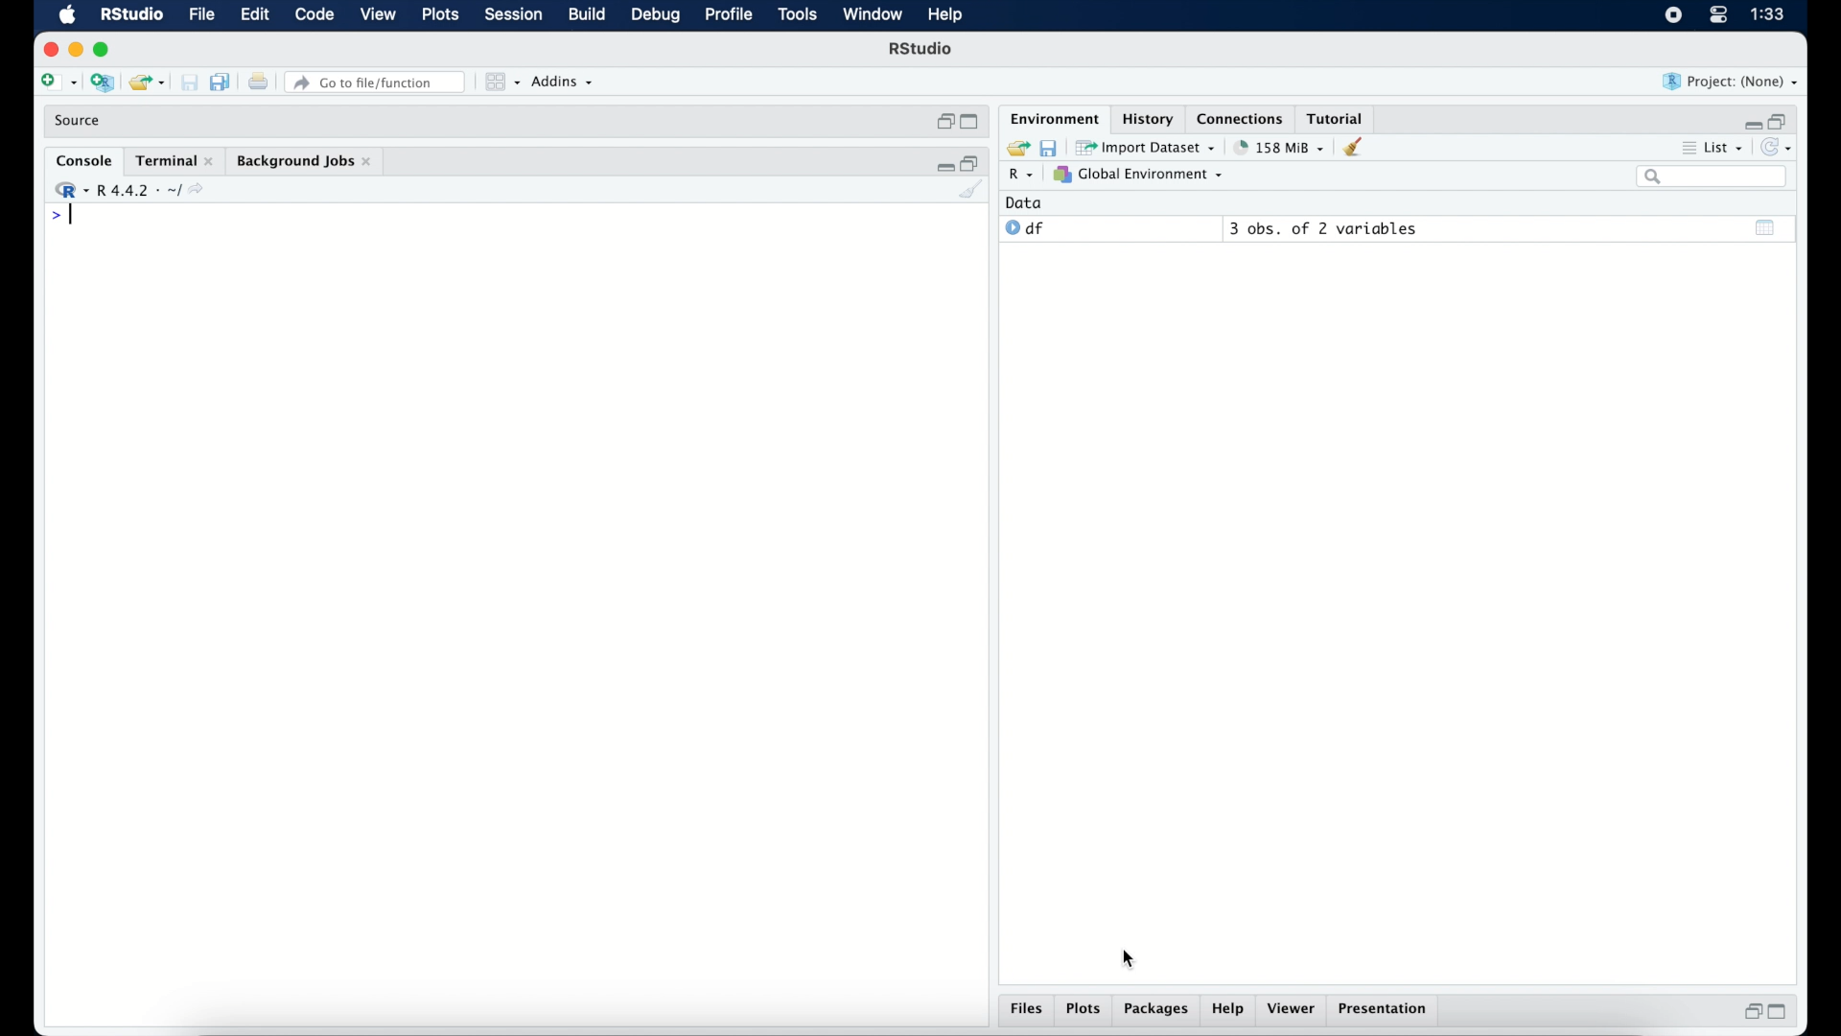  I want to click on 158 MB, so click(1281, 147).